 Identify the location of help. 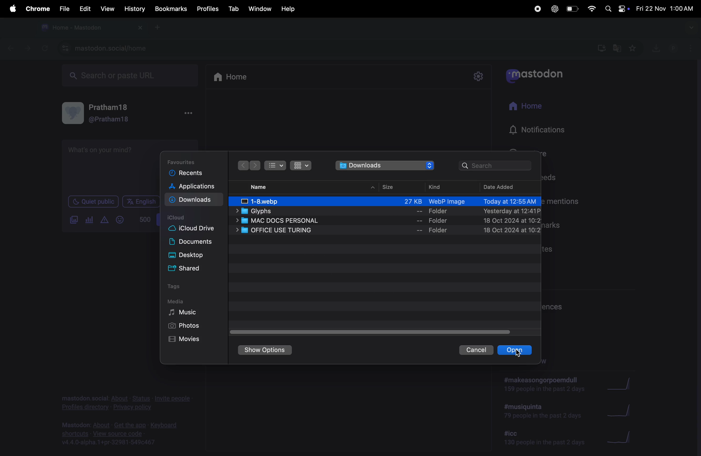
(289, 9).